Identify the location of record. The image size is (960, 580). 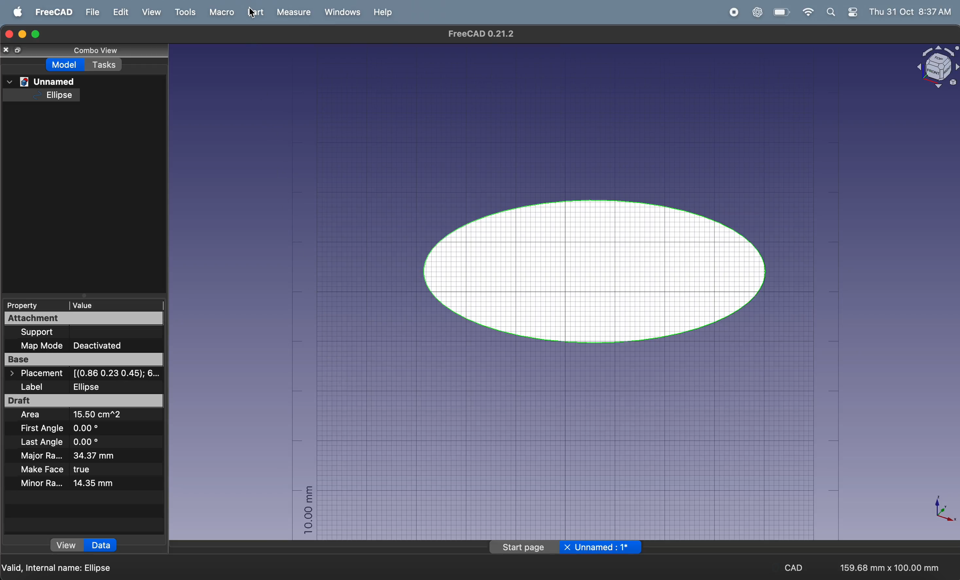
(732, 13).